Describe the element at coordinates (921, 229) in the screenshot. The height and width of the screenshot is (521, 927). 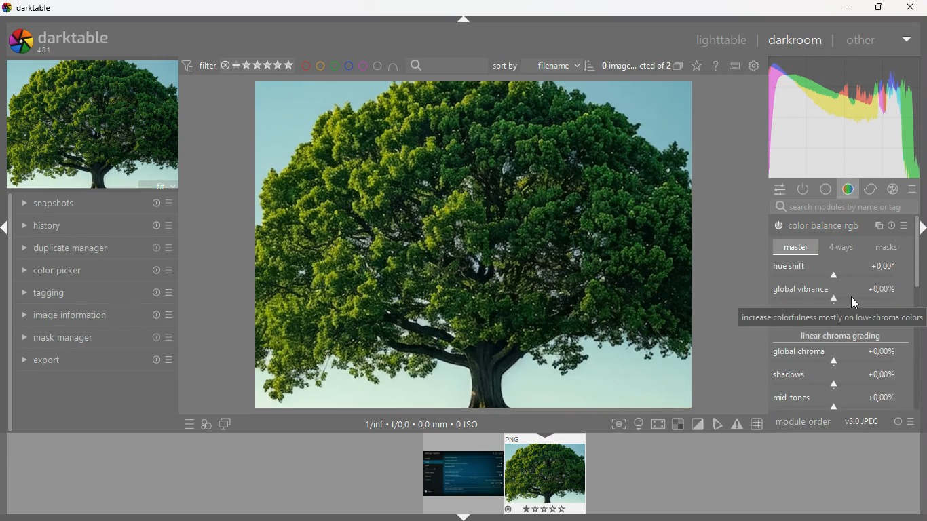
I see `arrow` at that location.